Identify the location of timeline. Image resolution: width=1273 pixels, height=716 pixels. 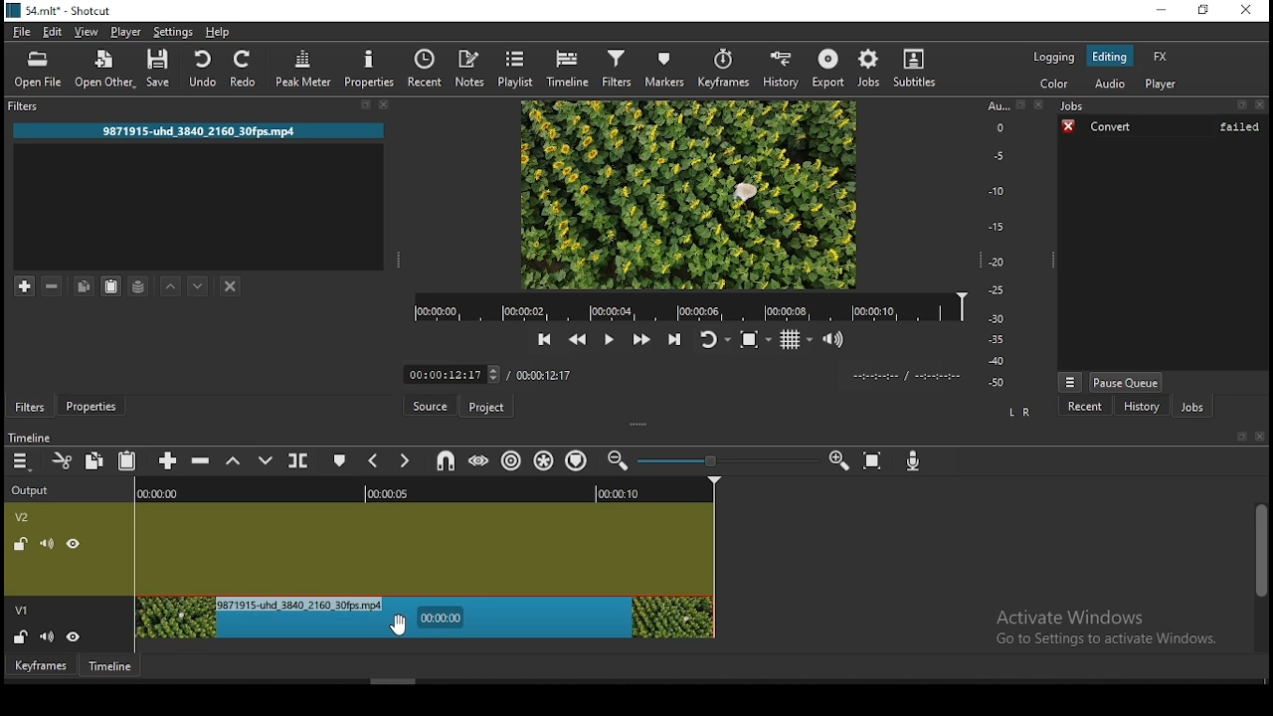
(570, 70).